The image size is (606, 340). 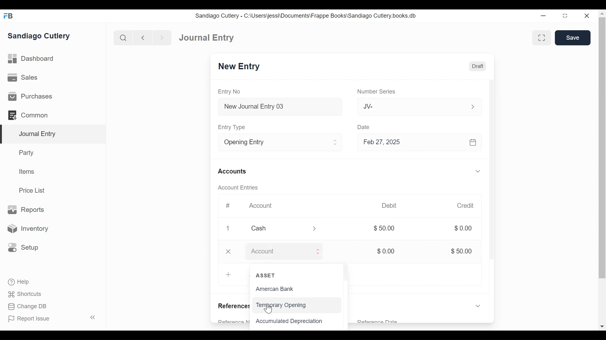 What do you see at coordinates (478, 66) in the screenshot?
I see `Draft` at bounding box center [478, 66].